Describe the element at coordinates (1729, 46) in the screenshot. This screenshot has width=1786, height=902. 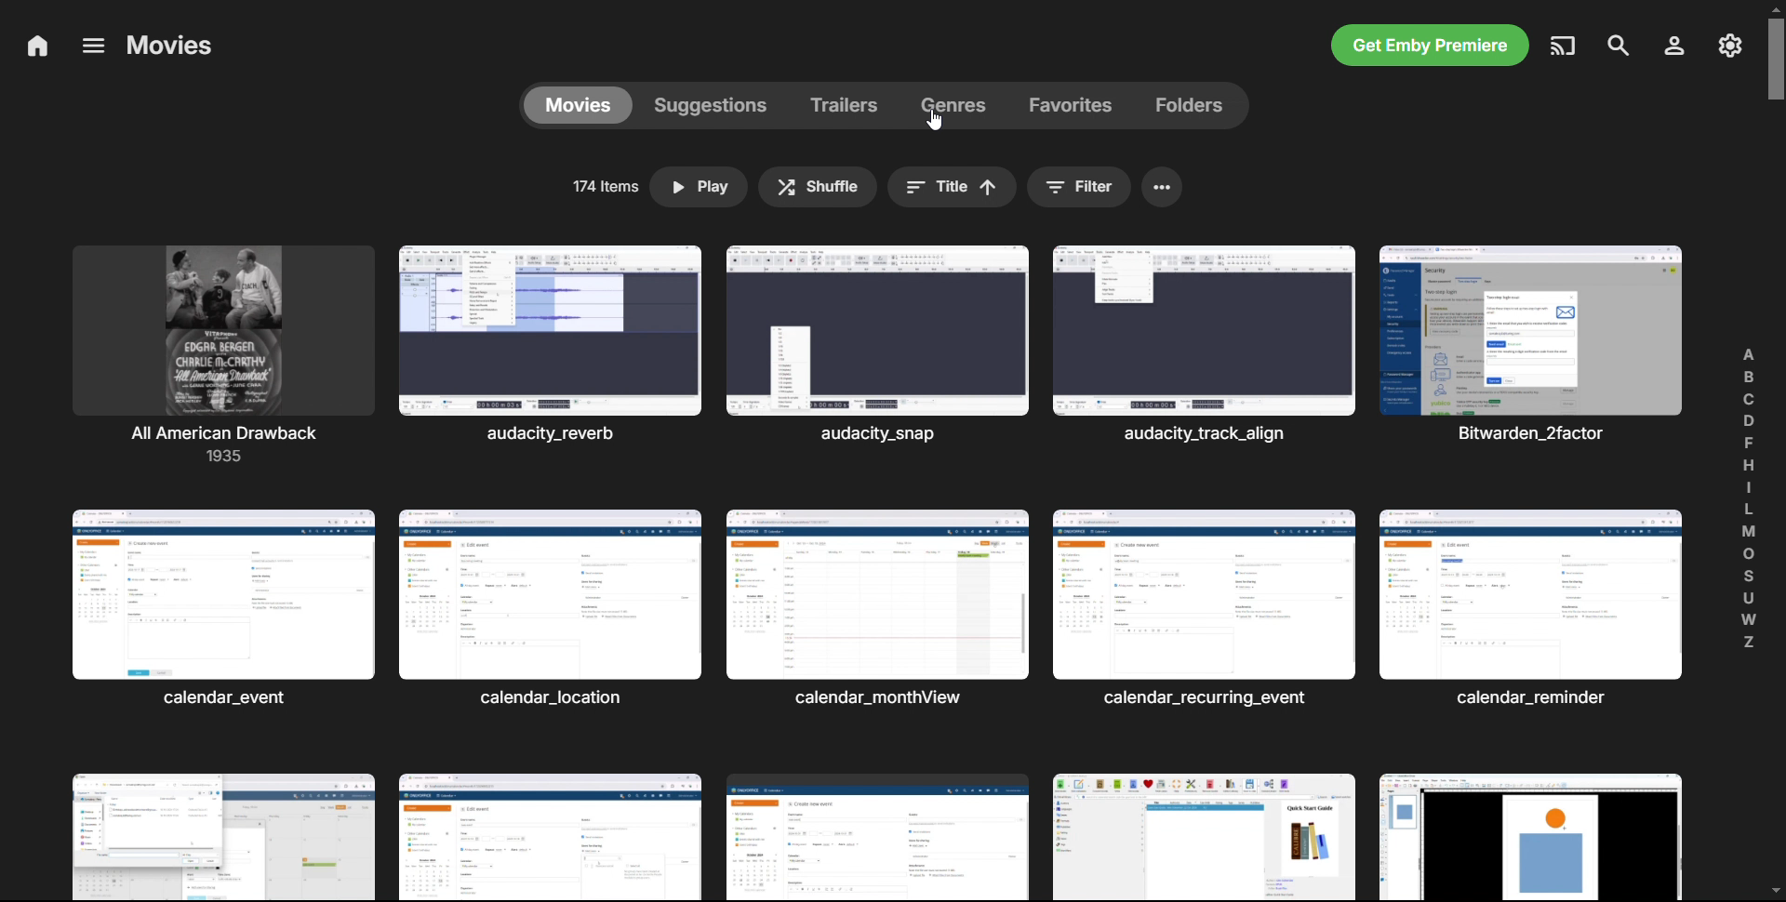
I see `settings` at that location.